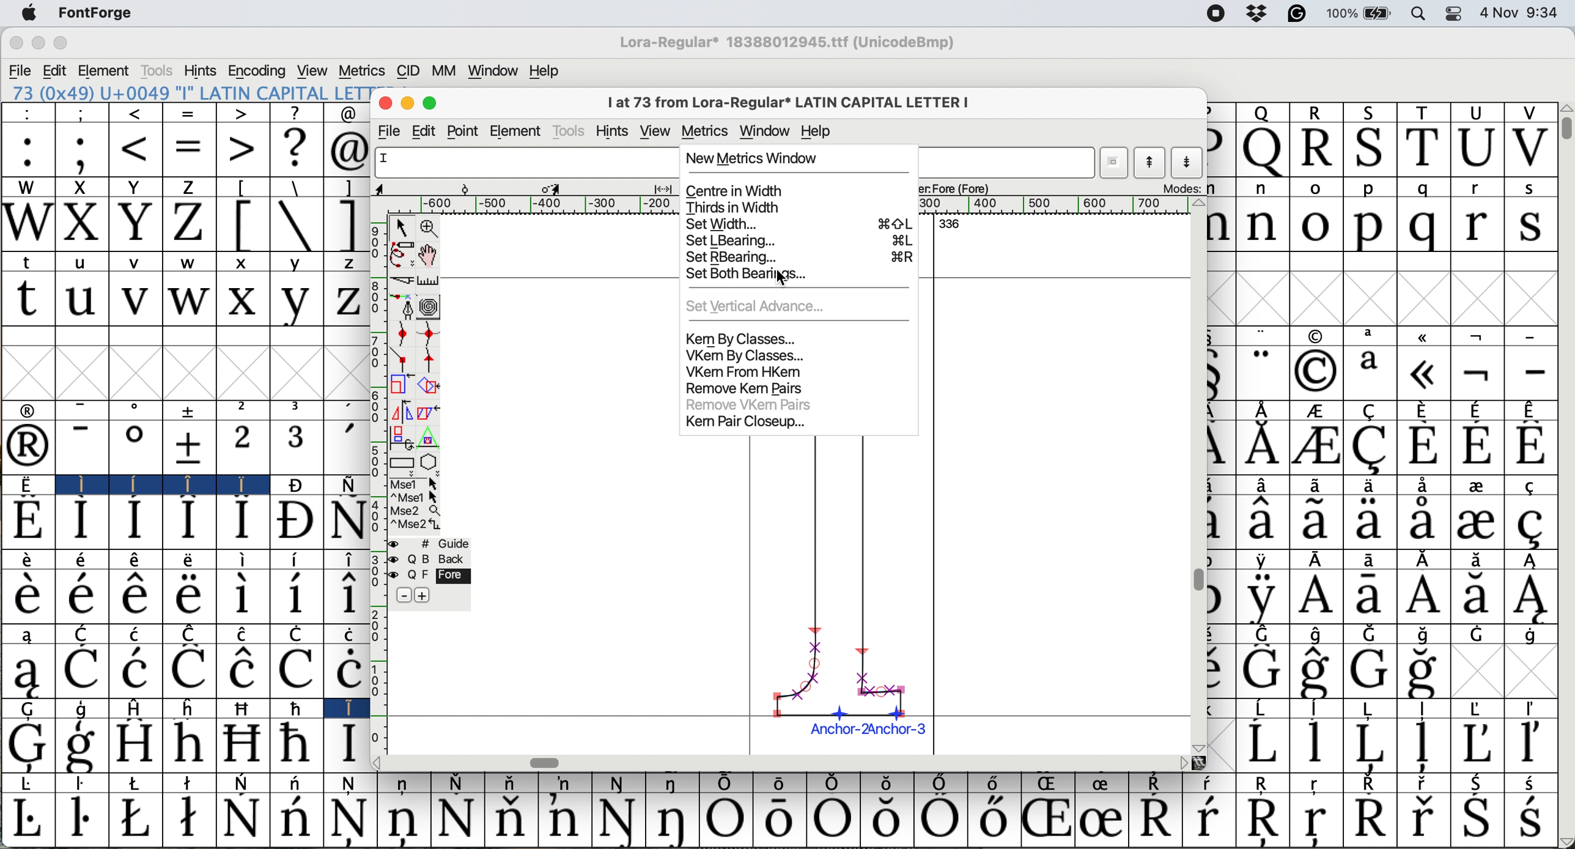  What do you see at coordinates (1423, 818) in the screenshot?
I see `Symbol` at bounding box center [1423, 818].